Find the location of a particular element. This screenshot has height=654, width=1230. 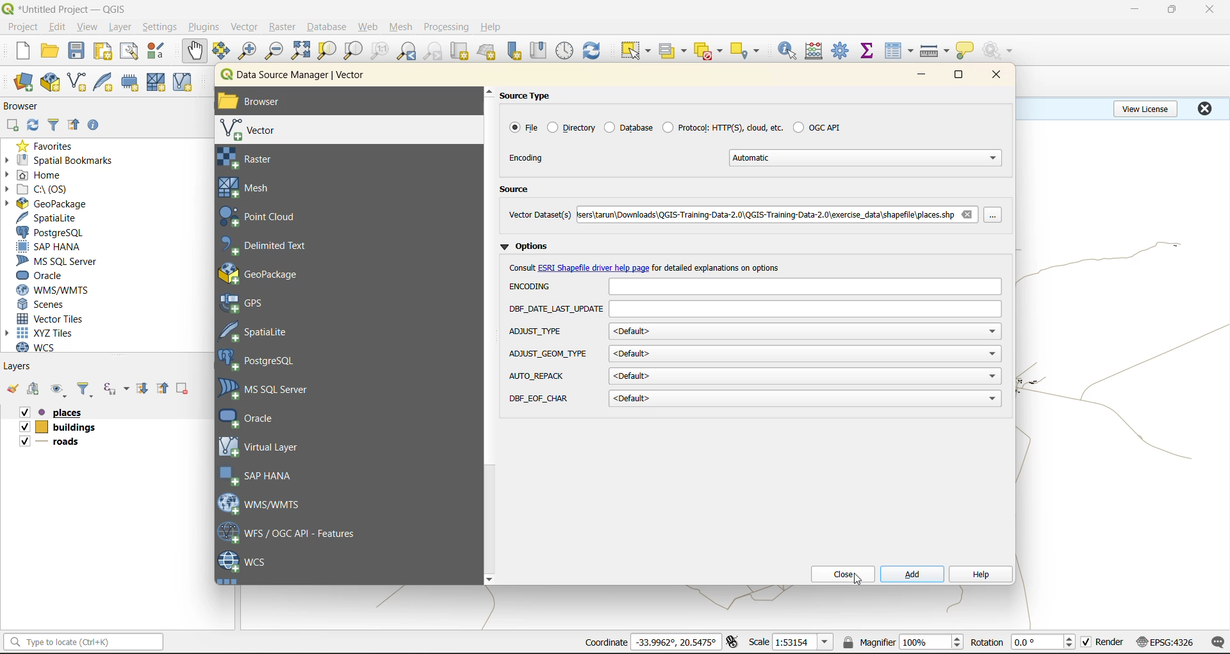

calculator is located at coordinates (818, 52).